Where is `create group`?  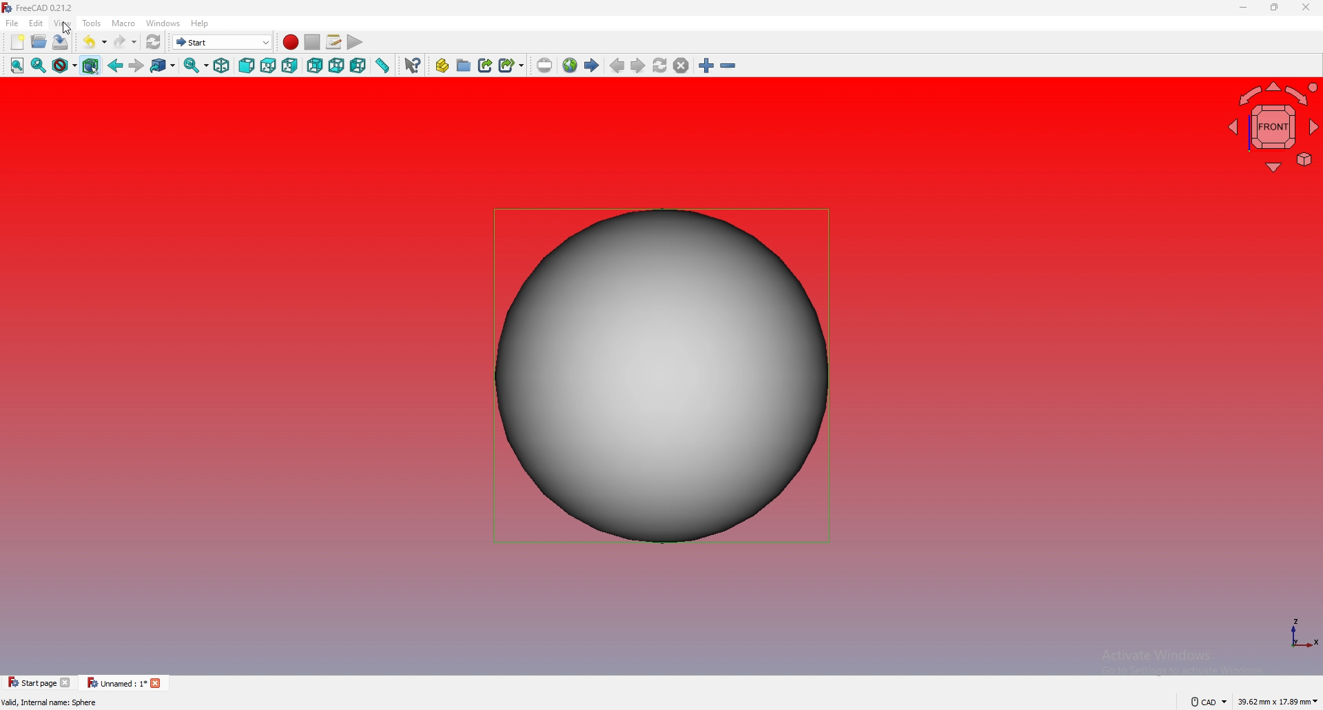
create group is located at coordinates (464, 65).